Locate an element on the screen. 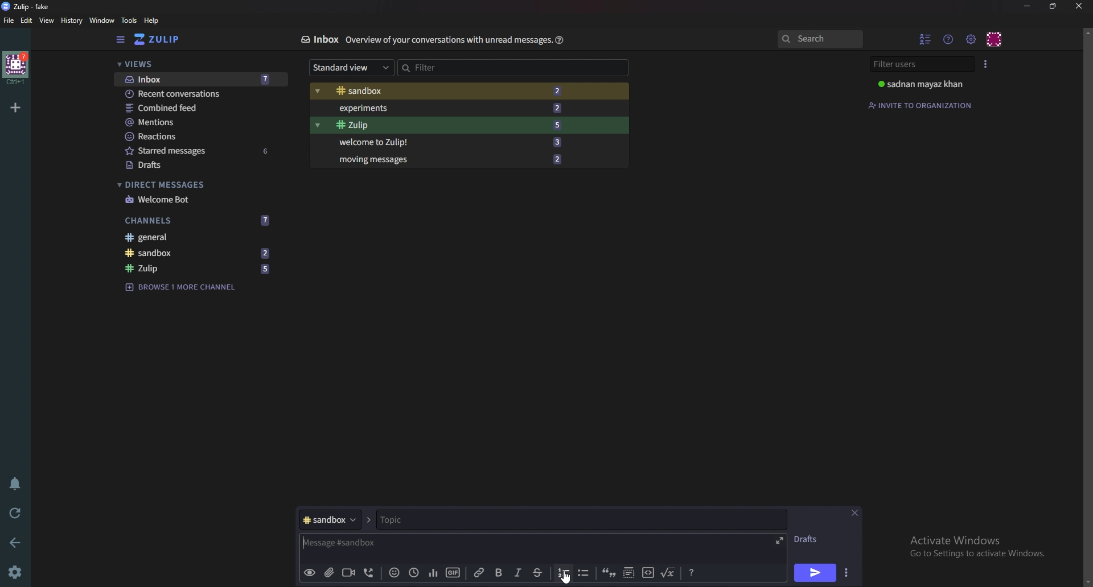  Settings is located at coordinates (17, 572).